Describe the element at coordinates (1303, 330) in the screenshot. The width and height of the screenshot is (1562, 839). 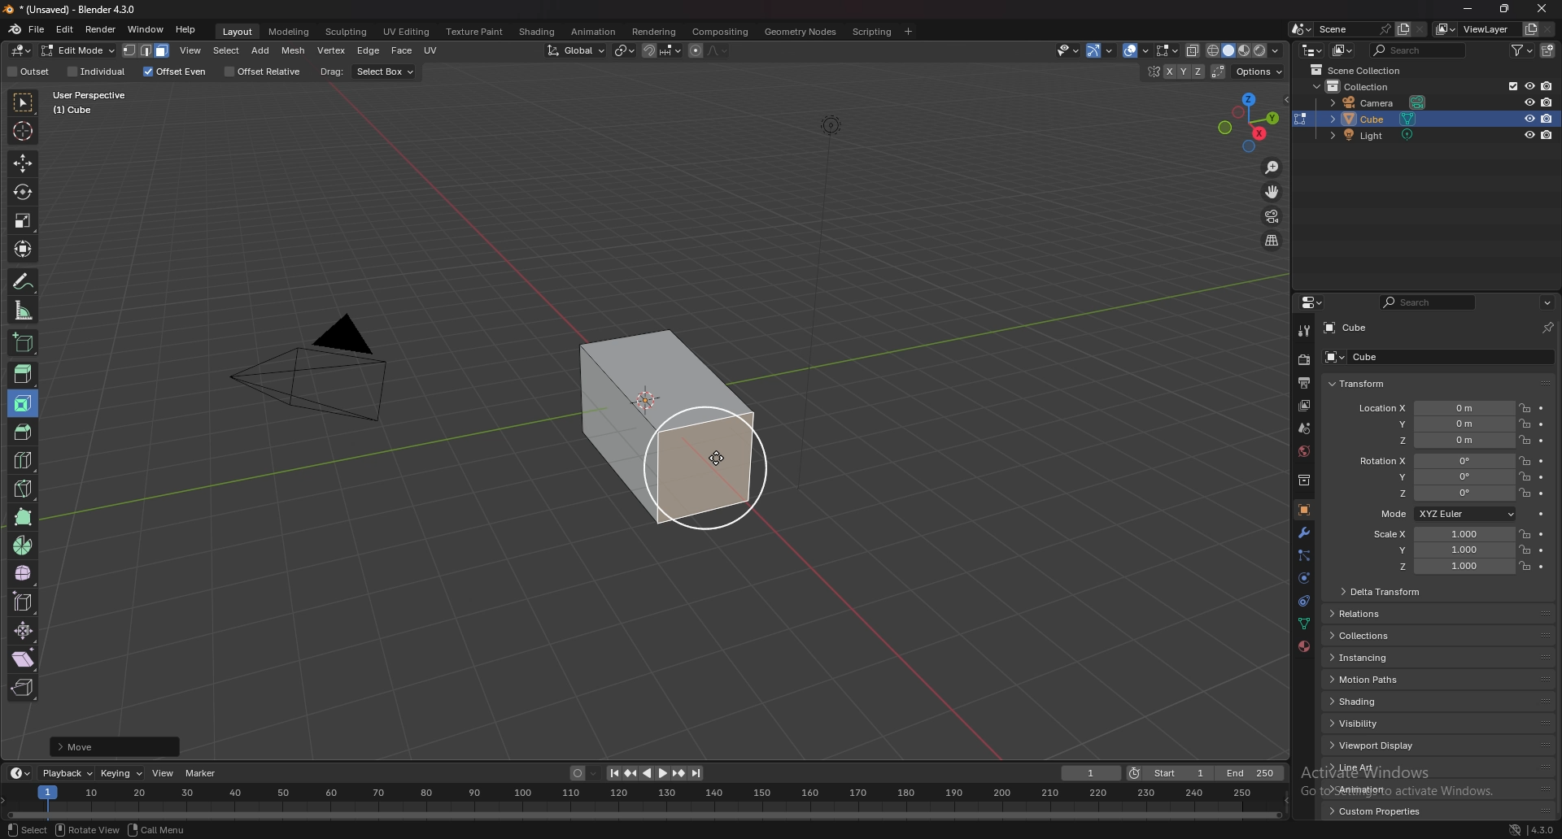
I see `tool` at that location.